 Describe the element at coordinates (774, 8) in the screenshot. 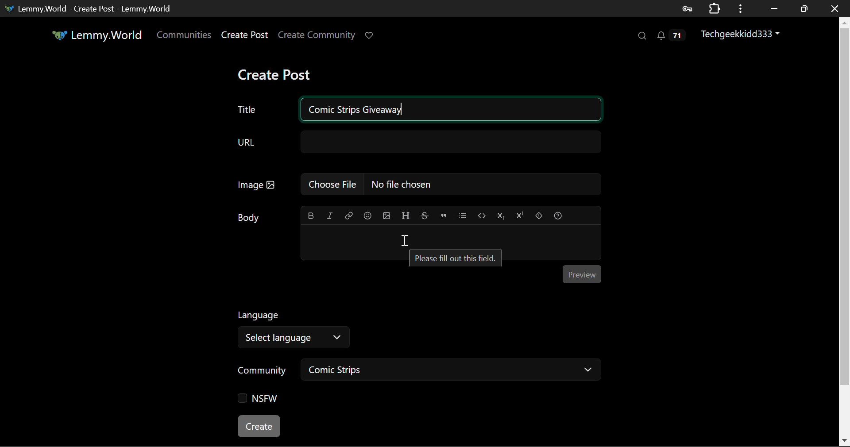

I see `Restore Down` at that location.